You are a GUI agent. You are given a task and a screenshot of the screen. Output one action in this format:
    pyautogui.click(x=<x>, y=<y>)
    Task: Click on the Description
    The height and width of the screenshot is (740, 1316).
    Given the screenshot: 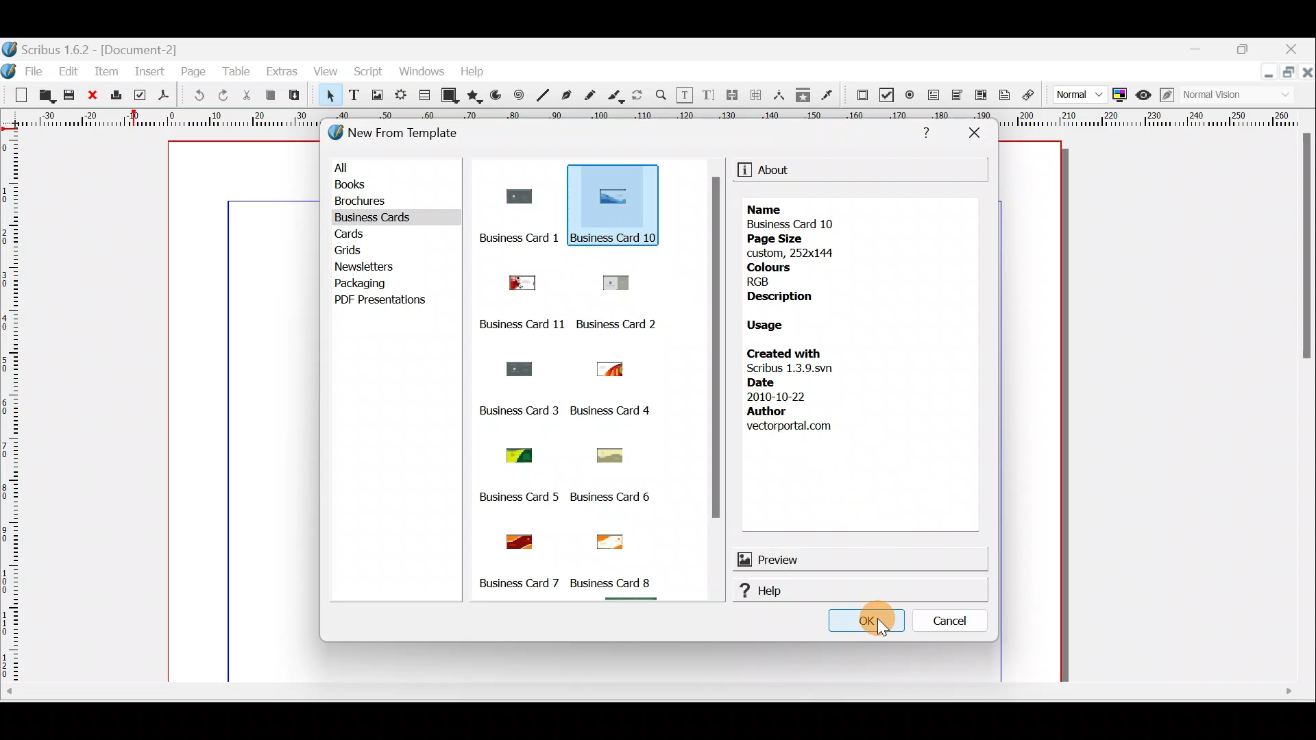 What is the action you would take?
    pyautogui.click(x=779, y=295)
    